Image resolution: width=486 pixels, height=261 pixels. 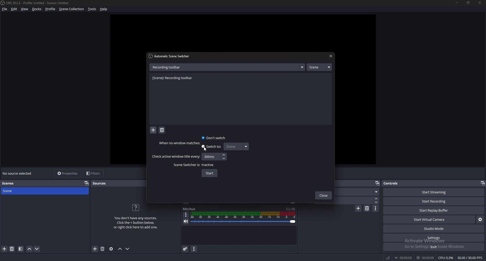 What do you see at coordinates (181, 143) in the screenshot?
I see `when no window matches` at bounding box center [181, 143].